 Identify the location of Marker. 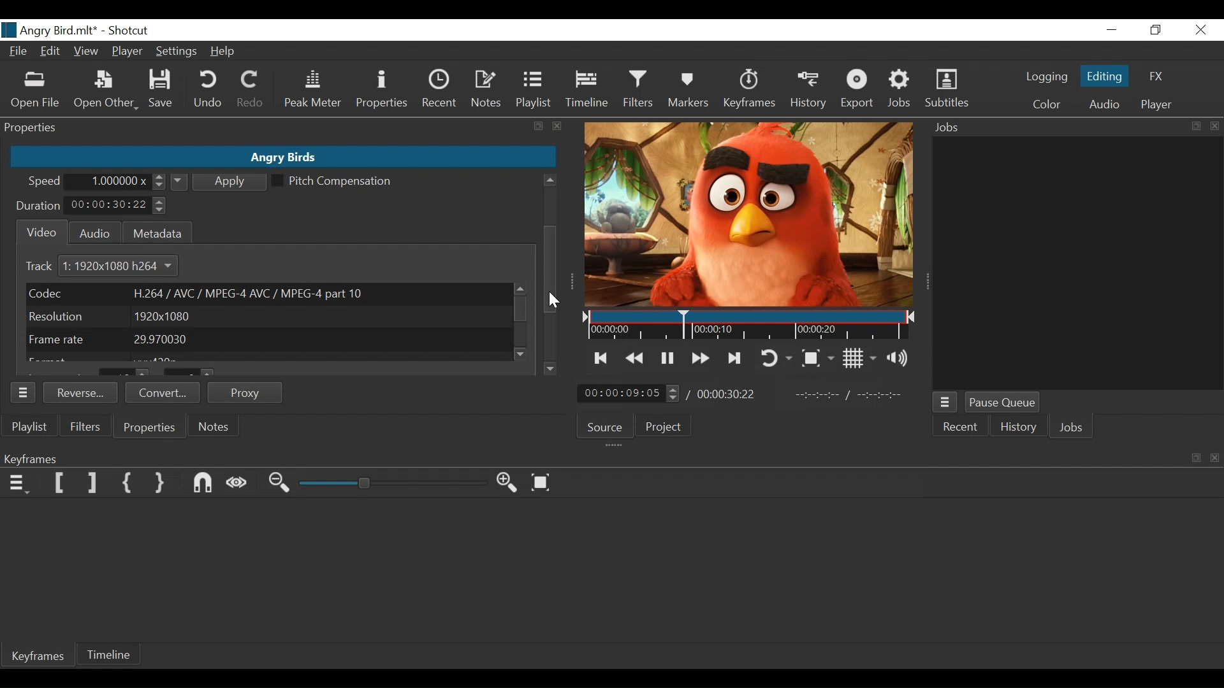
(691, 91).